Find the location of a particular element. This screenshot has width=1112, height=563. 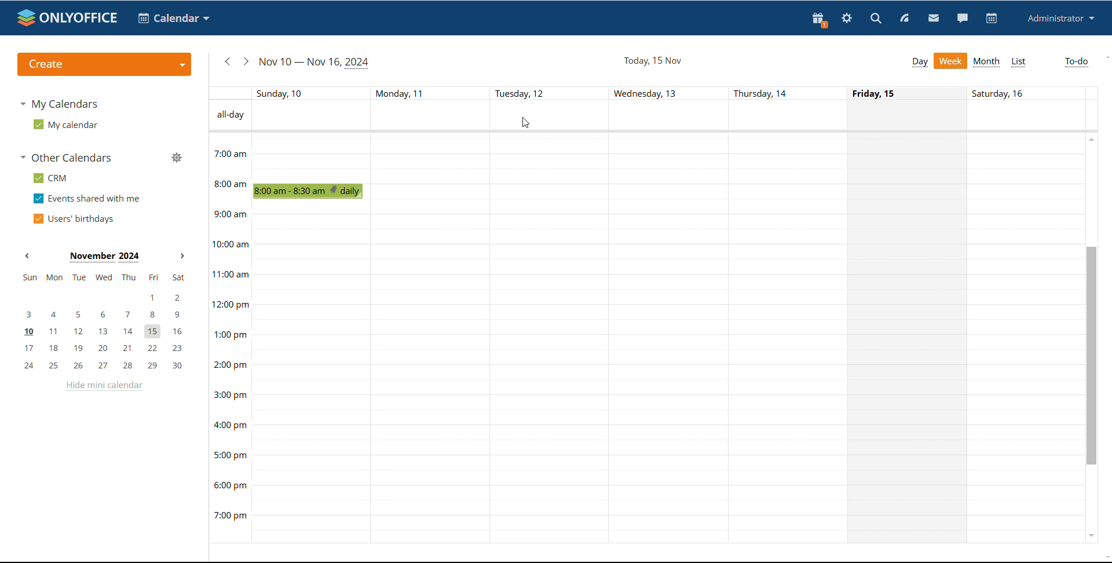

next month is located at coordinates (182, 256).